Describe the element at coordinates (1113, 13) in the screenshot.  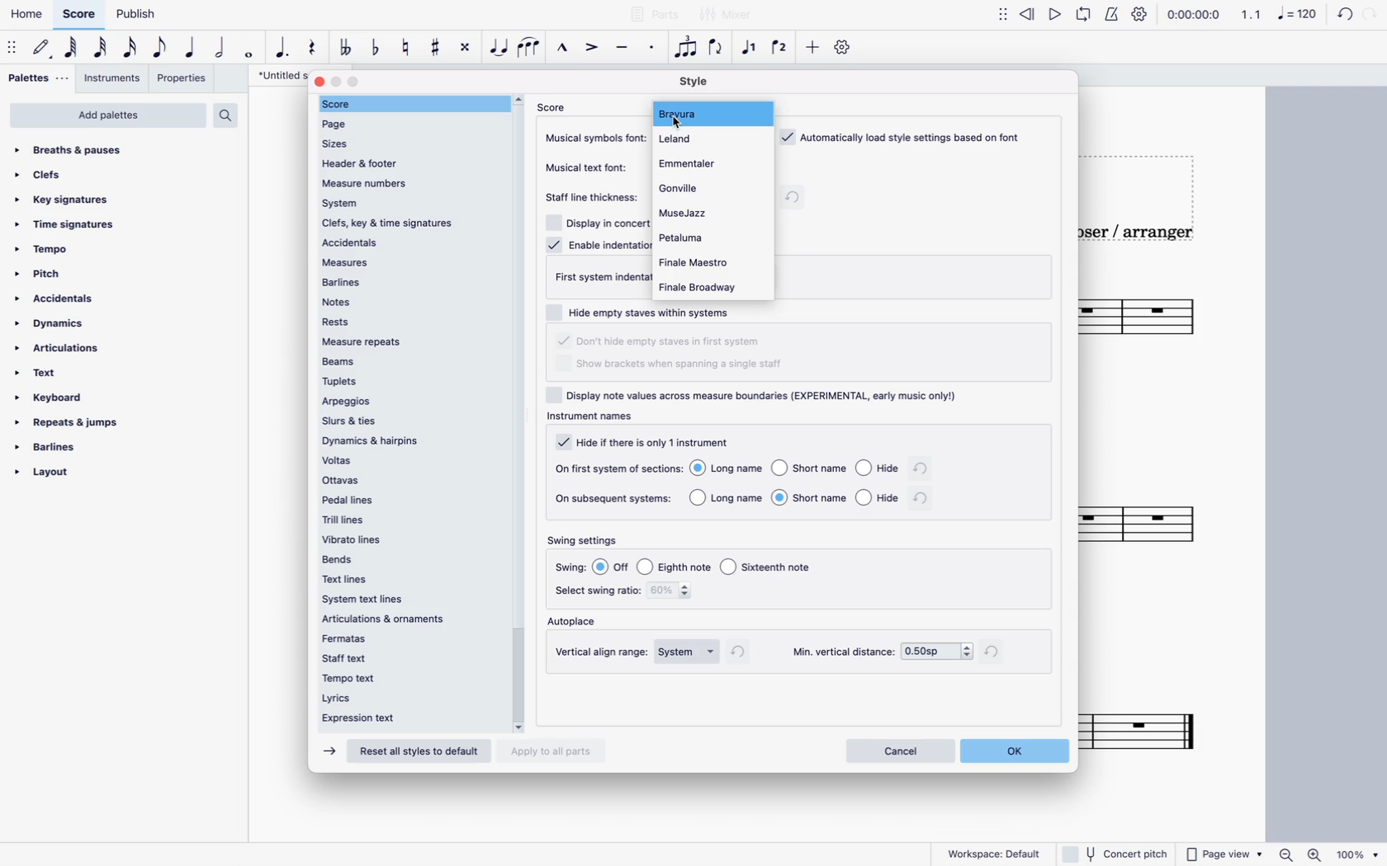
I see `Notify` at that location.